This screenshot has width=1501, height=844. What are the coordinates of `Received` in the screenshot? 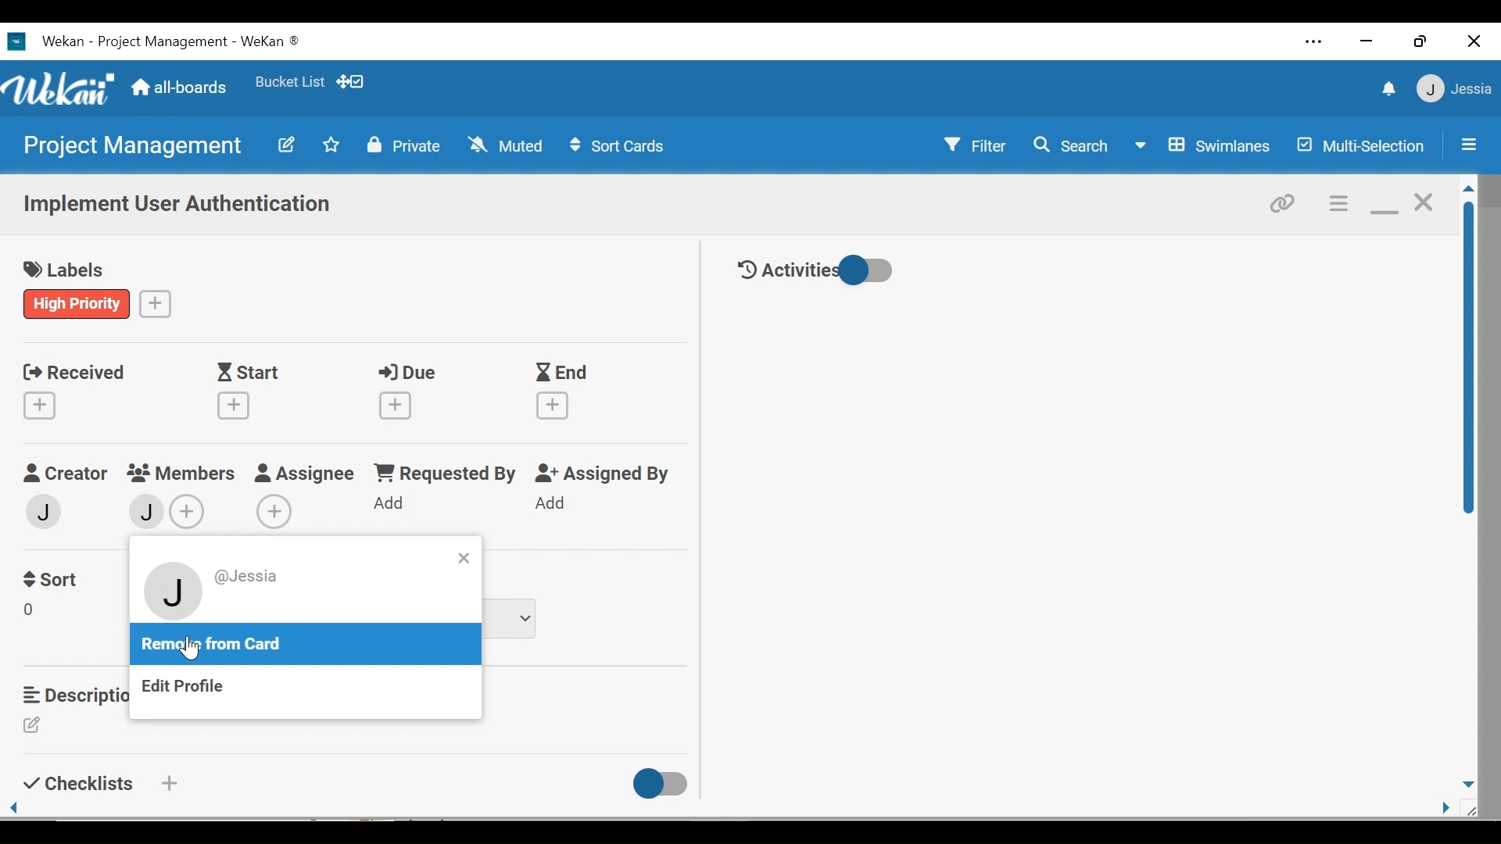 It's located at (69, 392).